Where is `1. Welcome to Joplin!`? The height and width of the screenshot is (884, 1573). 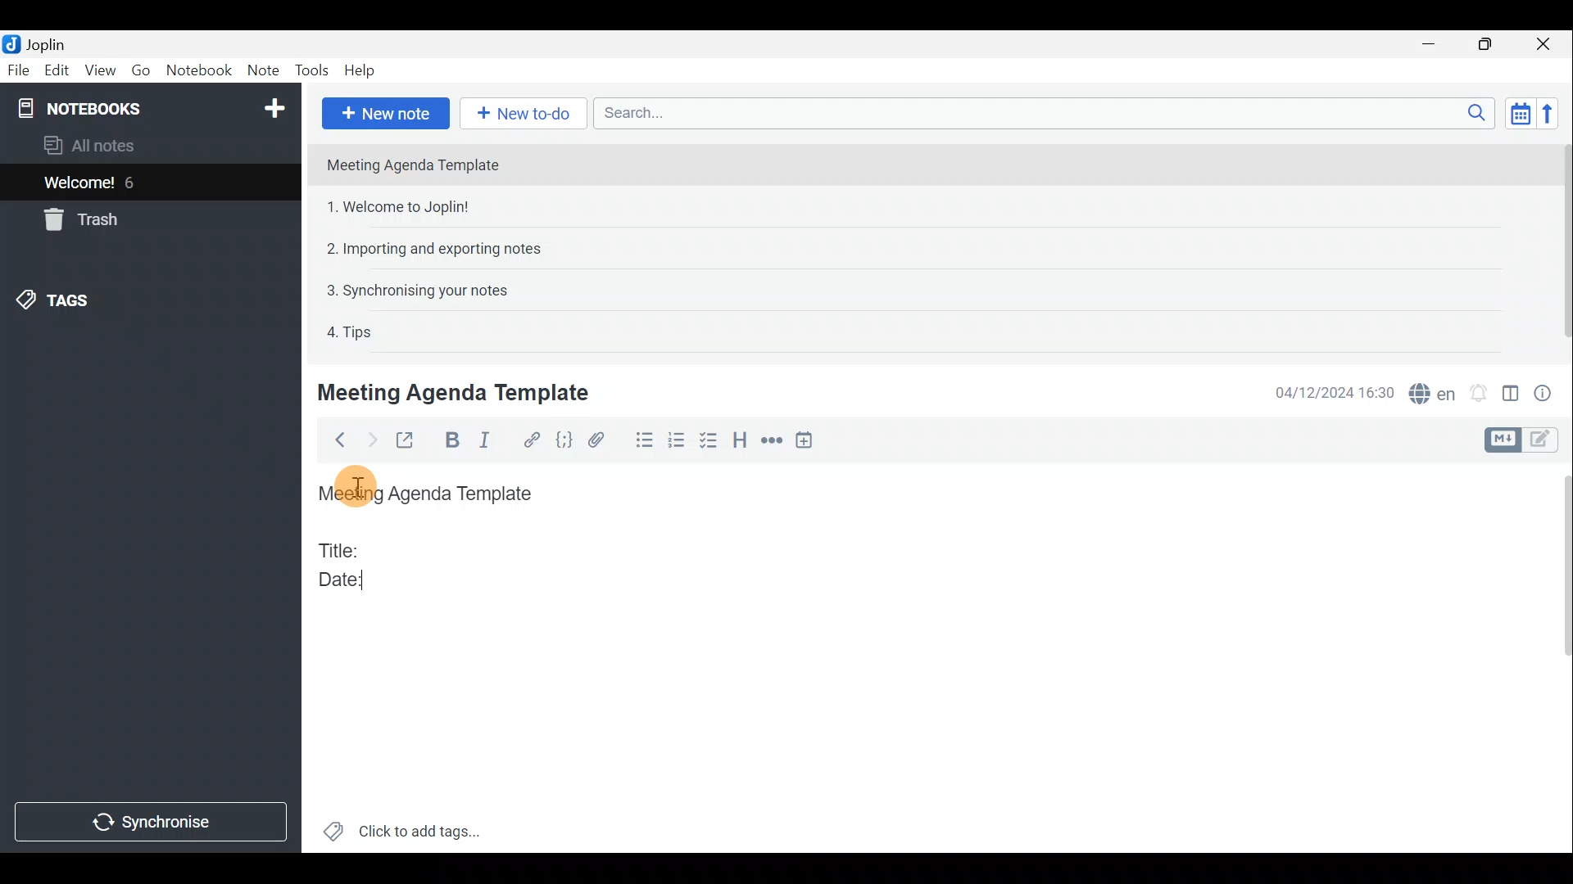 1. Welcome to Joplin! is located at coordinates (403, 206).